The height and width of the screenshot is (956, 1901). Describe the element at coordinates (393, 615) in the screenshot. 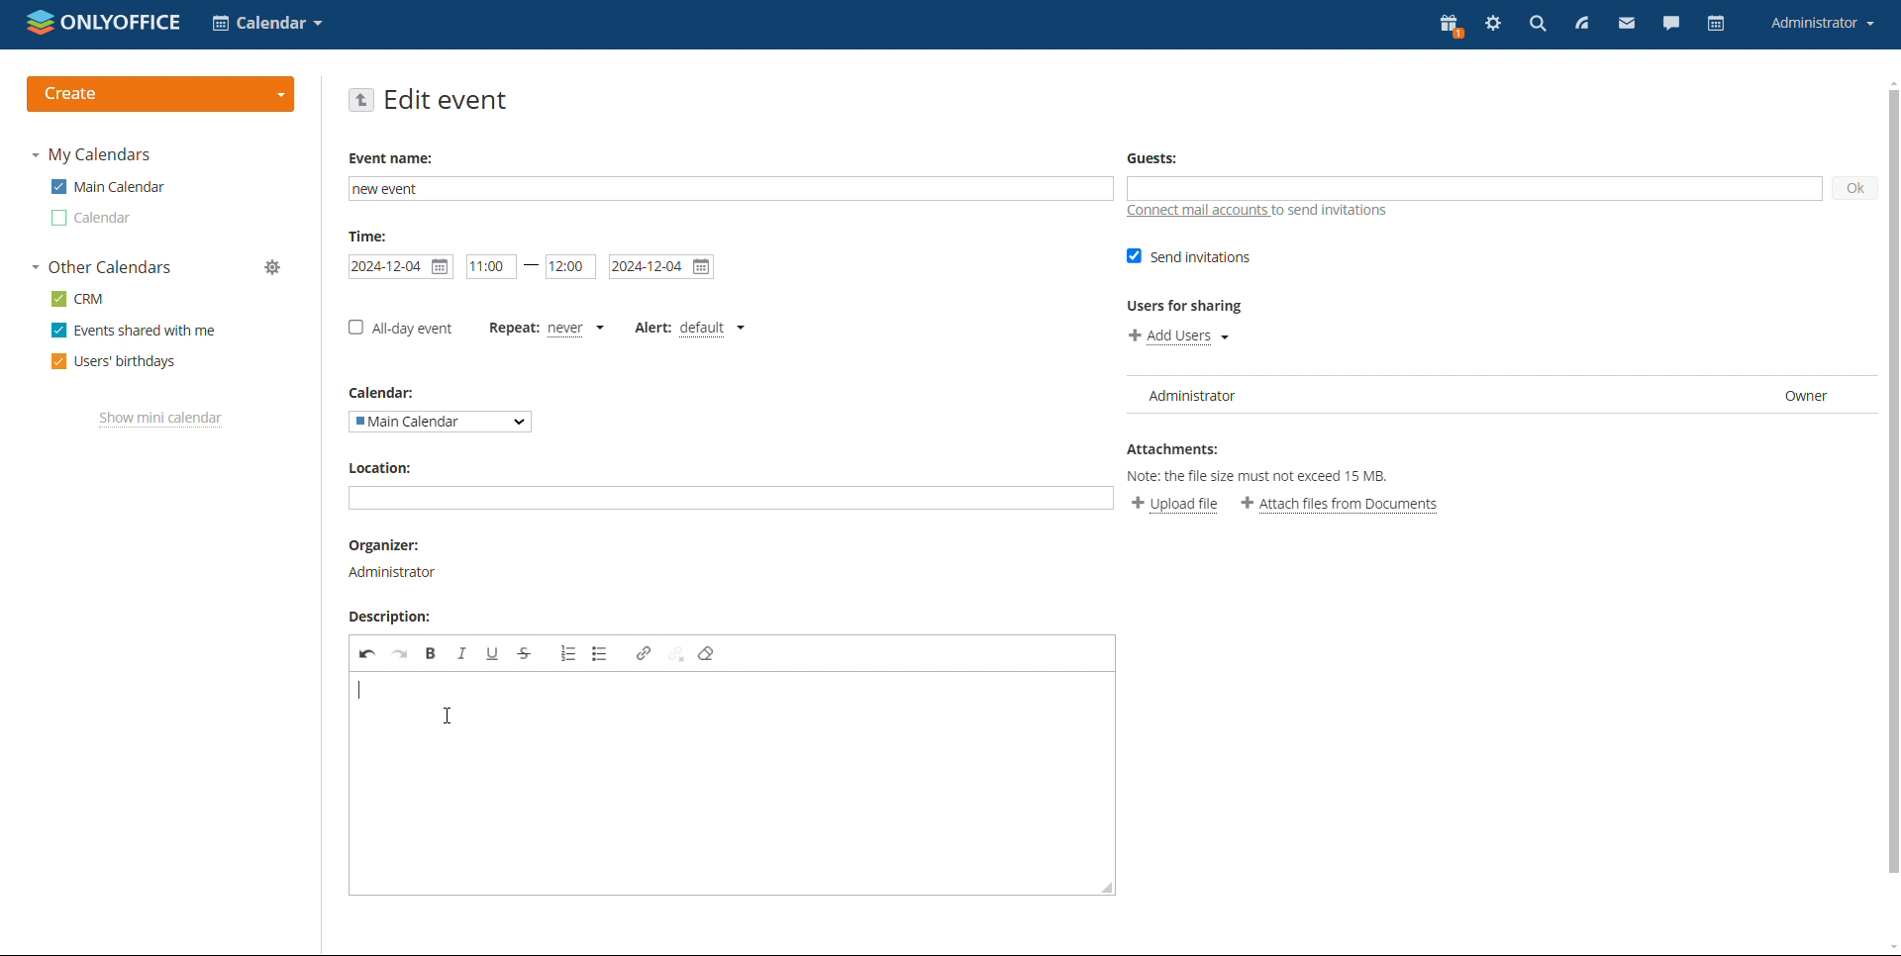

I see `Description:` at that location.